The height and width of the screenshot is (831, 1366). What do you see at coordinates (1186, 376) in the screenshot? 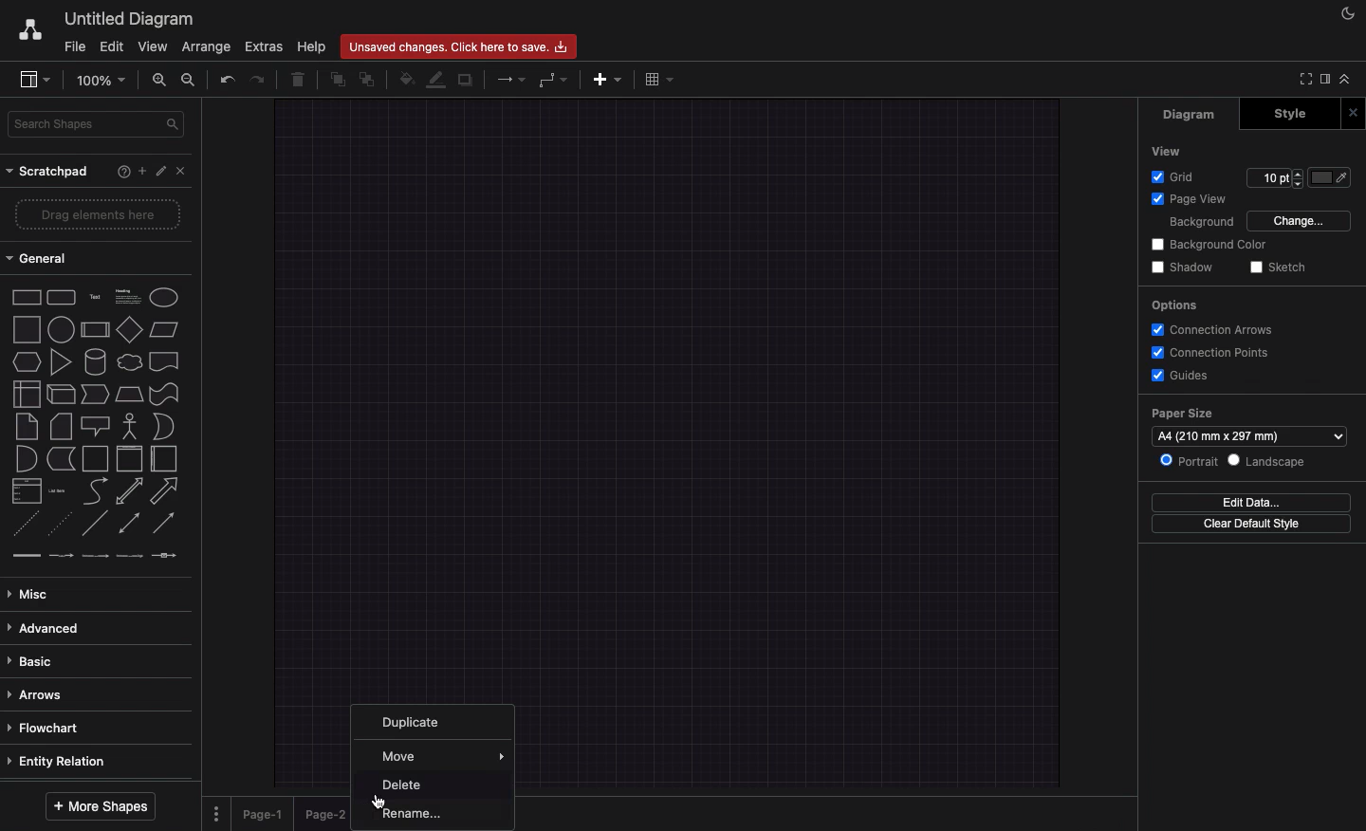
I see `Guides` at bounding box center [1186, 376].